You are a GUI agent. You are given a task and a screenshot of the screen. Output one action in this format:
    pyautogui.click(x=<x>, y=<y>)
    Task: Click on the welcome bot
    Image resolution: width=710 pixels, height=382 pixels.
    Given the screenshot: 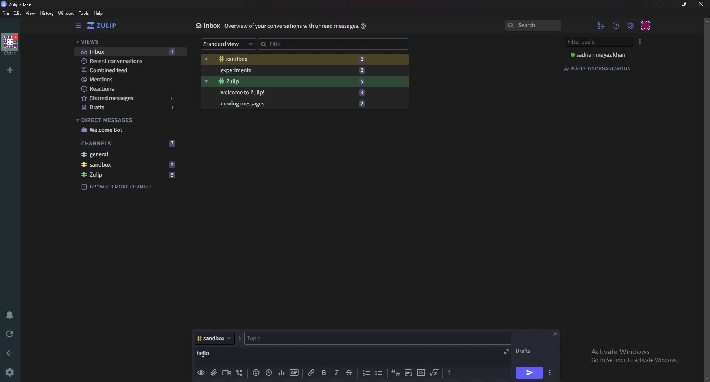 What is the action you would take?
    pyautogui.click(x=128, y=130)
    